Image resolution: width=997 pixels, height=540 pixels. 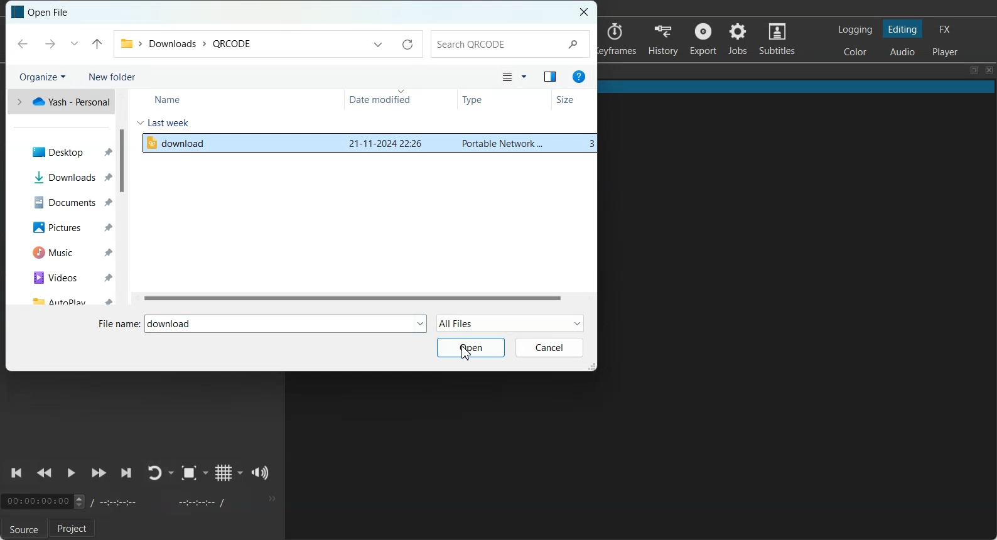 What do you see at coordinates (162, 502) in the screenshot?
I see `Recording time` at bounding box center [162, 502].